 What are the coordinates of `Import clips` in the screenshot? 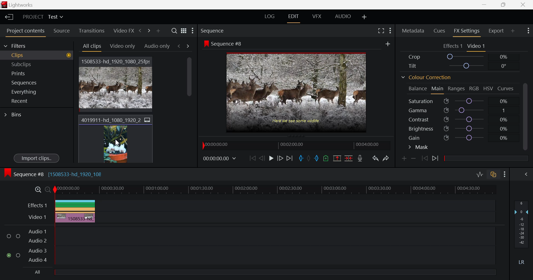 It's located at (35, 158).